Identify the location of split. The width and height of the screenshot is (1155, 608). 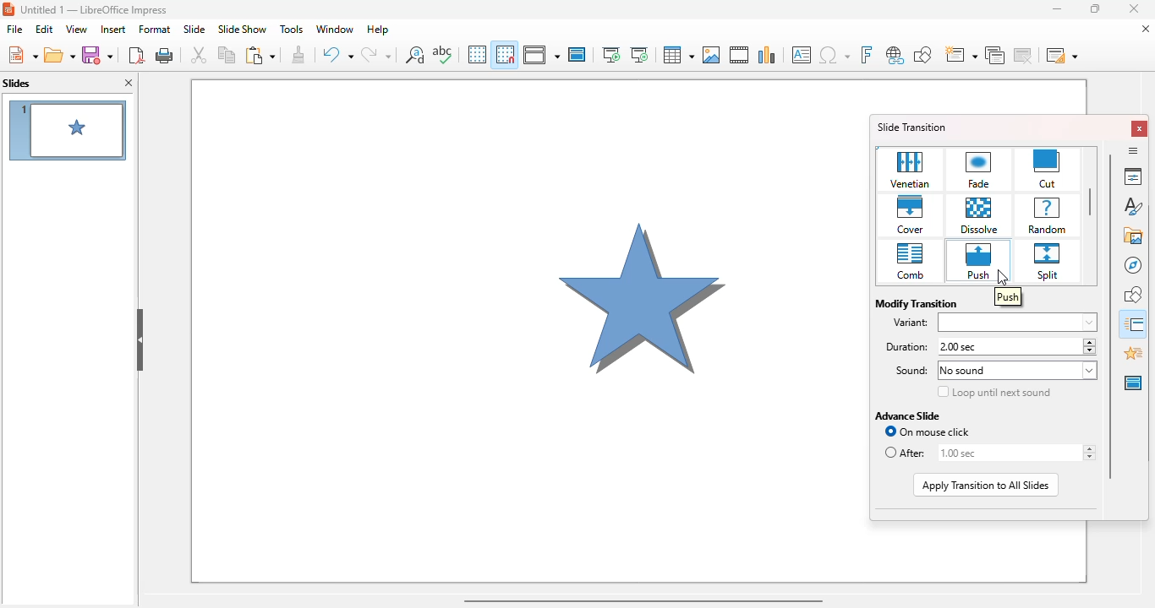
(1047, 261).